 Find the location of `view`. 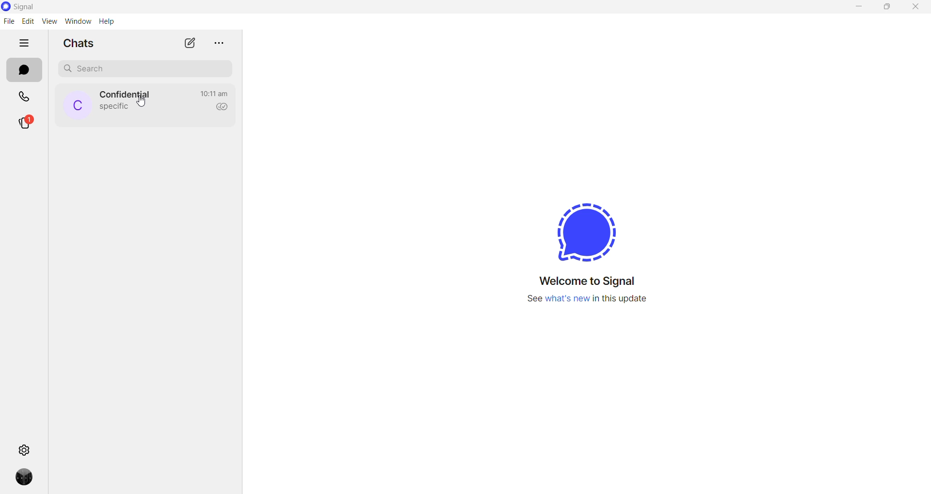

view is located at coordinates (50, 21).